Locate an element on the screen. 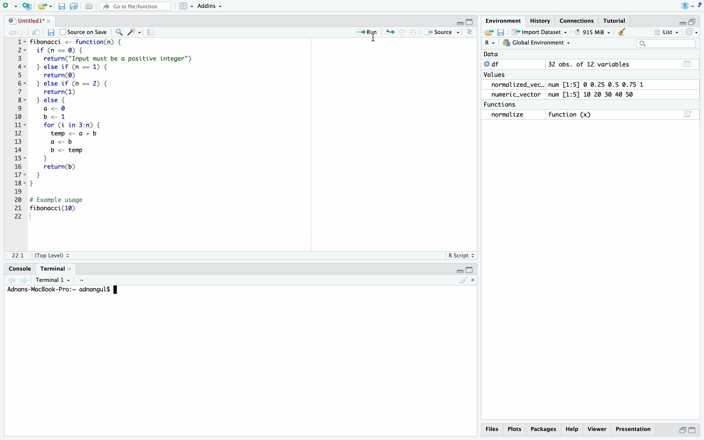 The image size is (704, 440). print the current file is located at coordinates (90, 5).